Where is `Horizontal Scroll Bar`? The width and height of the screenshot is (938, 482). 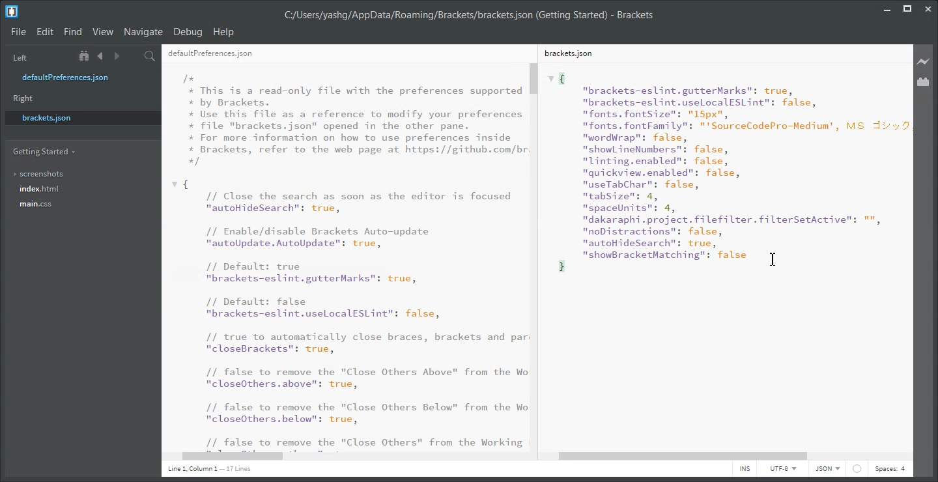 Horizontal Scroll Bar is located at coordinates (727, 457).